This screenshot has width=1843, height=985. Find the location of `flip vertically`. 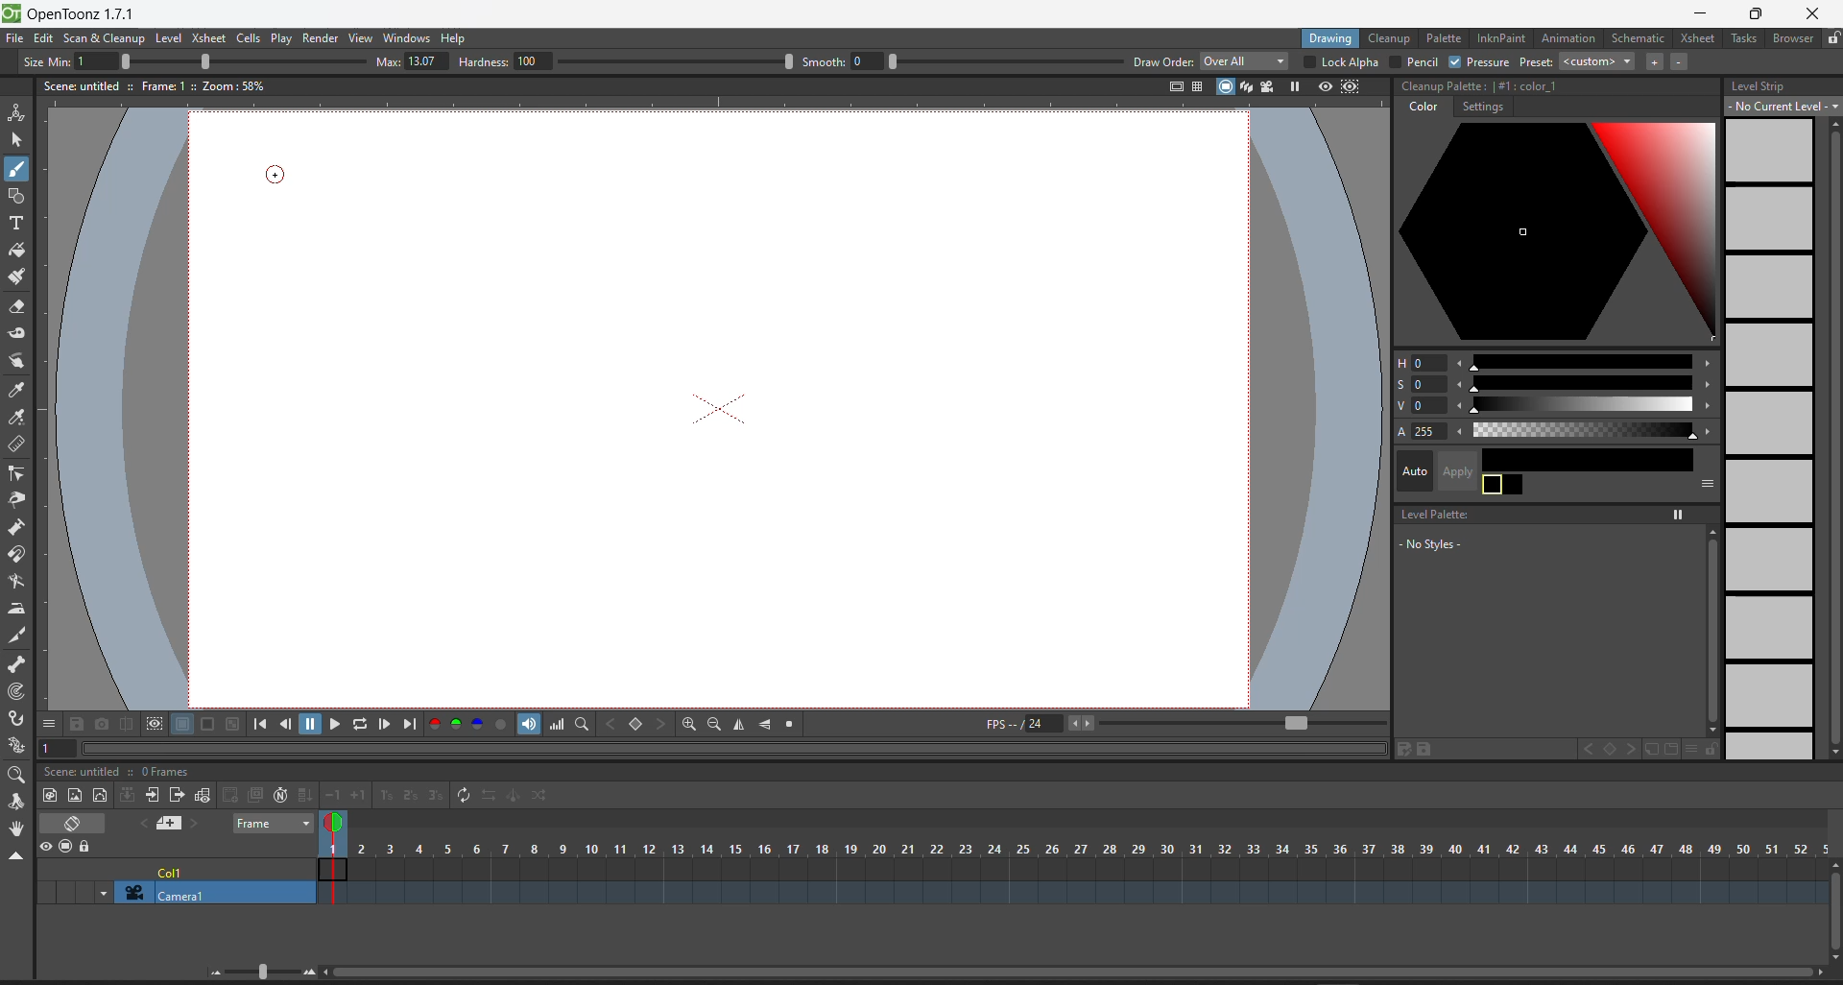

flip vertically is located at coordinates (766, 725).